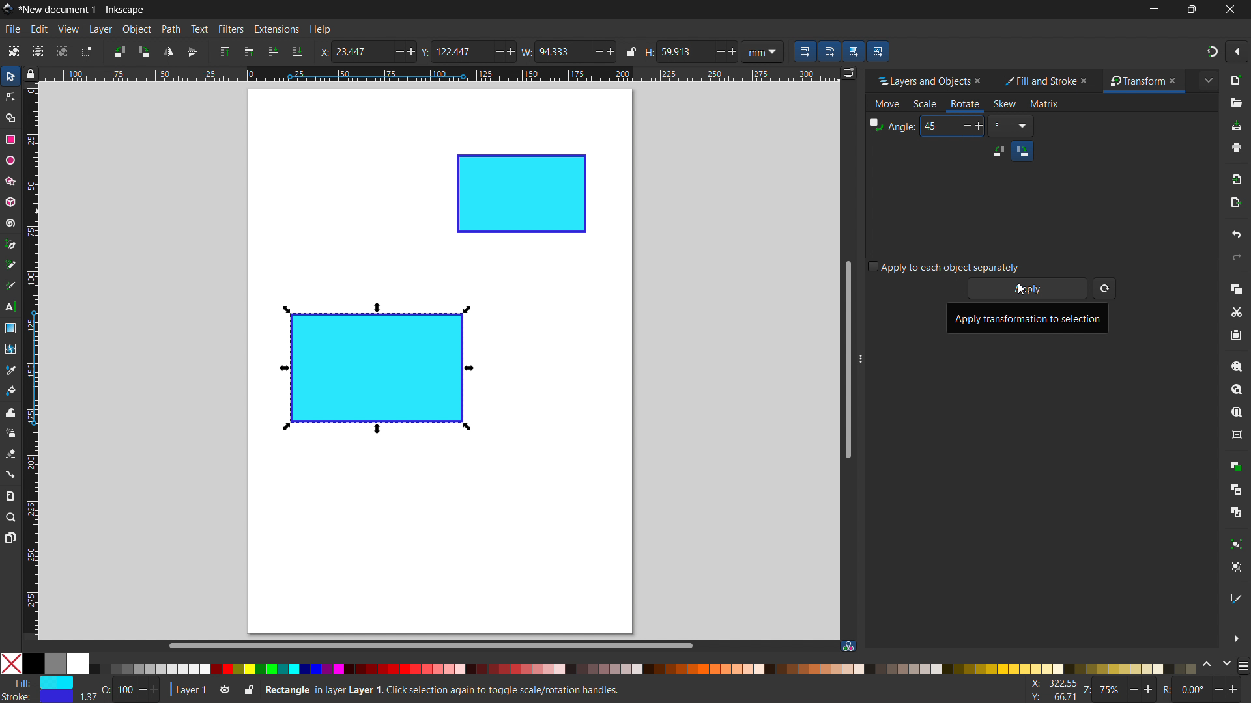 This screenshot has height=703, width=1251. What do you see at coordinates (887, 105) in the screenshot?
I see `move` at bounding box center [887, 105].